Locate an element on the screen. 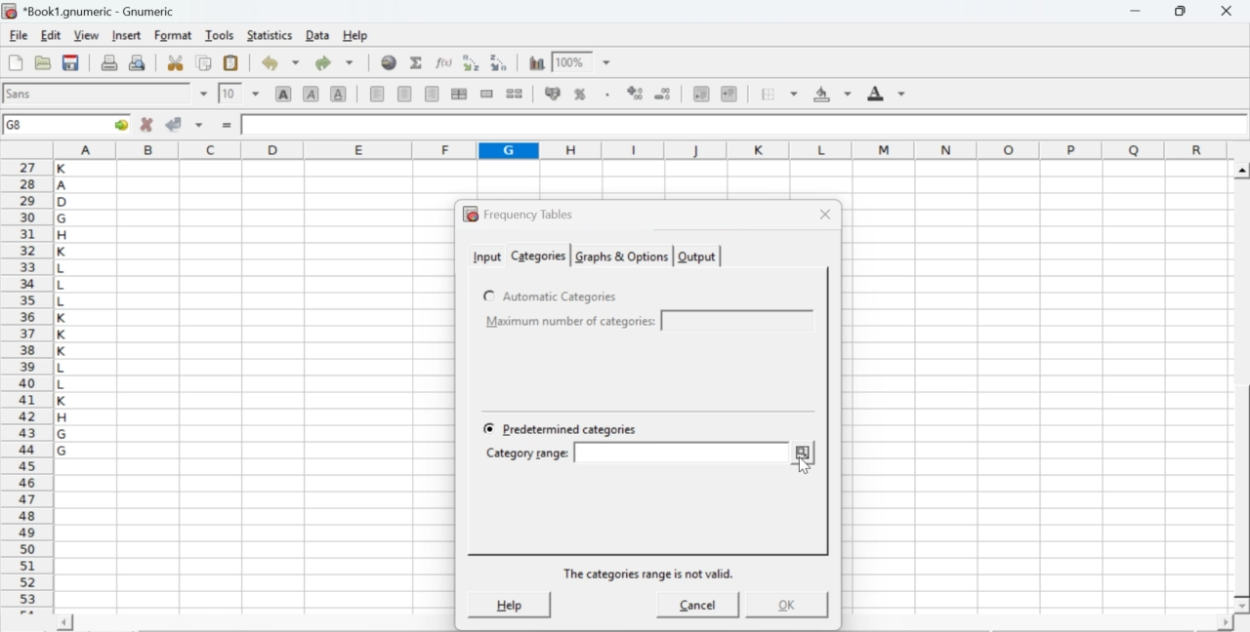 This screenshot has height=632, width=1250. merge a range of cells is located at coordinates (487, 94).